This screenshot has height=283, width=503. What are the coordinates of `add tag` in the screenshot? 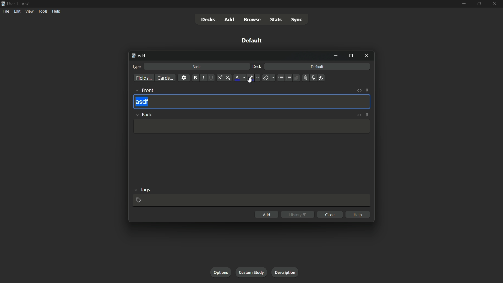 It's located at (139, 200).